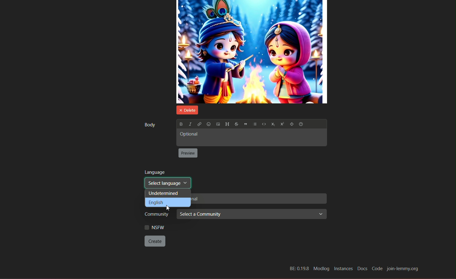 This screenshot has width=456, height=279. Describe the element at coordinates (263, 125) in the screenshot. I see `embed` at that location.